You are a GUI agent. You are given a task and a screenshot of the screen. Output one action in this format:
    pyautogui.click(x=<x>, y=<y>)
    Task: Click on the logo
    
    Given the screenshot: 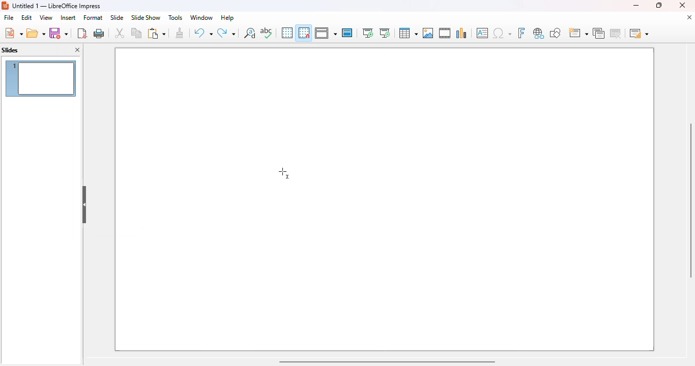 What is the action you would take?
    pyautogui.click(x=5, y=6)
    